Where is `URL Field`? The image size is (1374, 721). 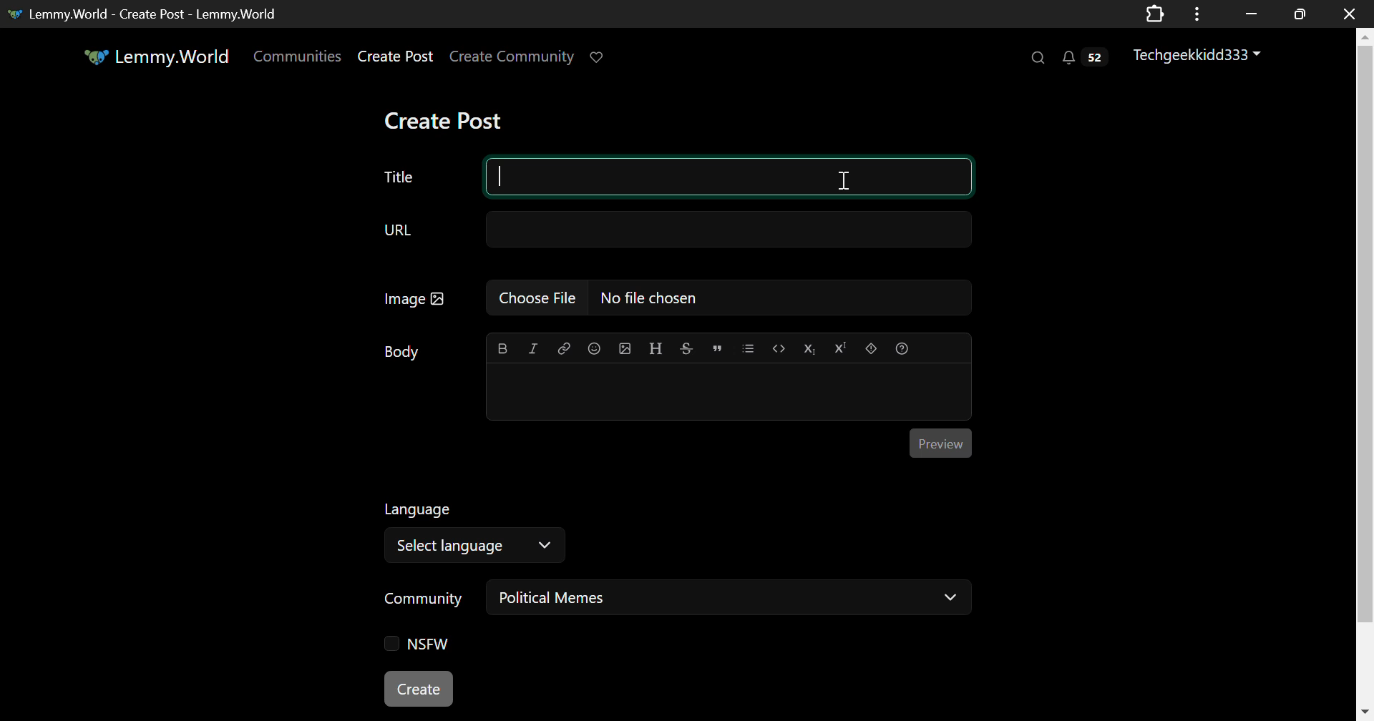
URL Field is located at coordinates (678, 229).